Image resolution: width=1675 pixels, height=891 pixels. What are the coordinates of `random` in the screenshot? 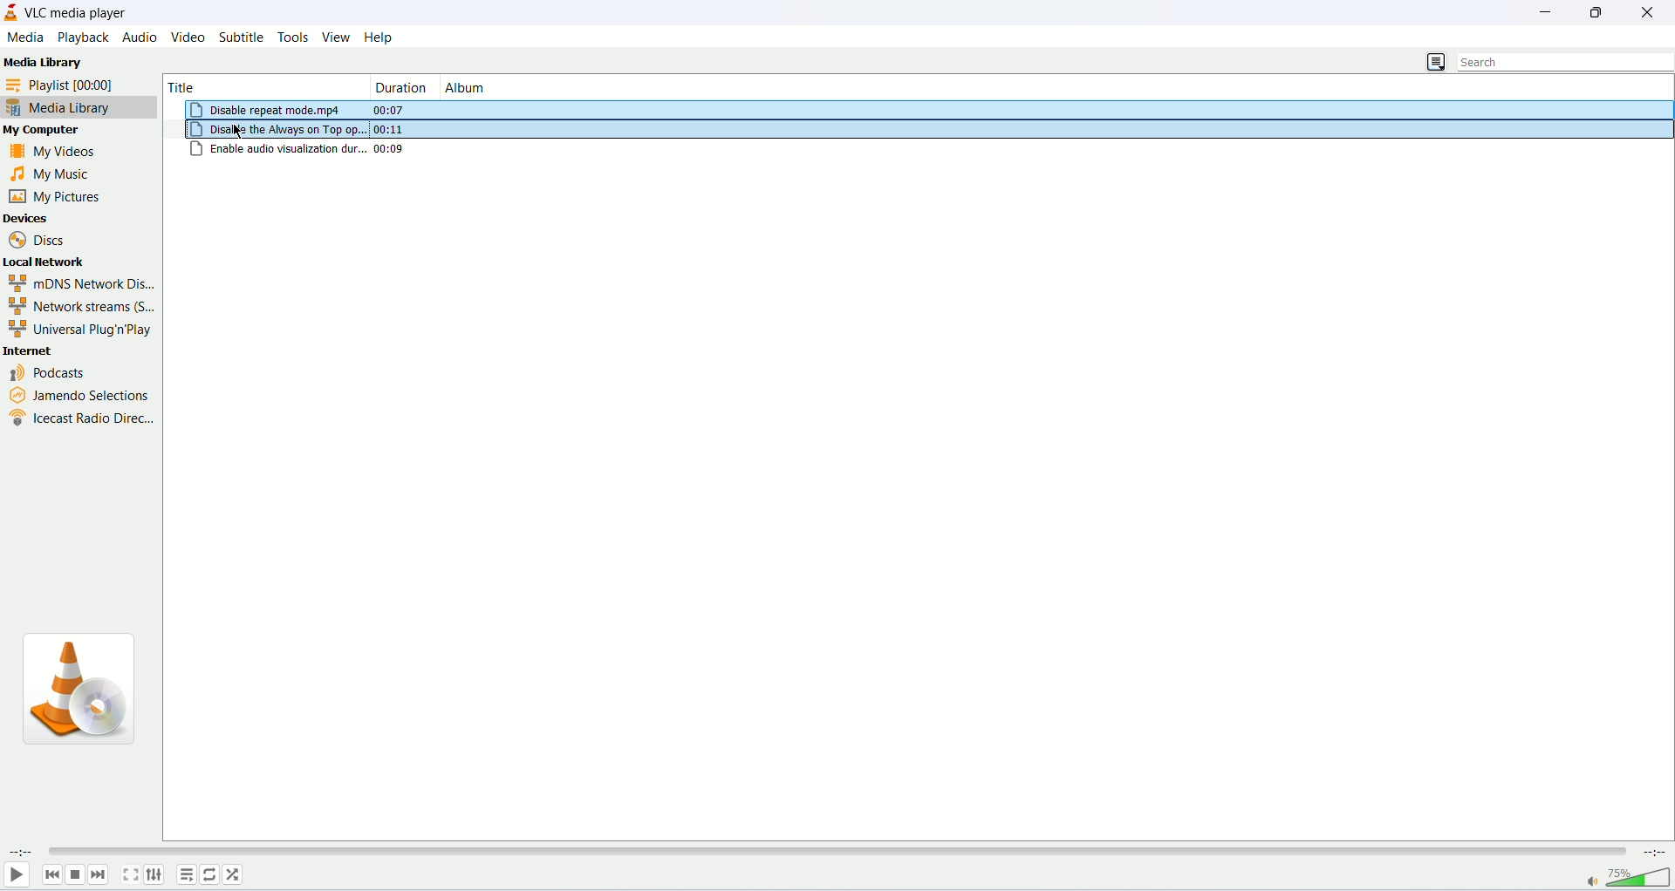 It's located at (232, 874).